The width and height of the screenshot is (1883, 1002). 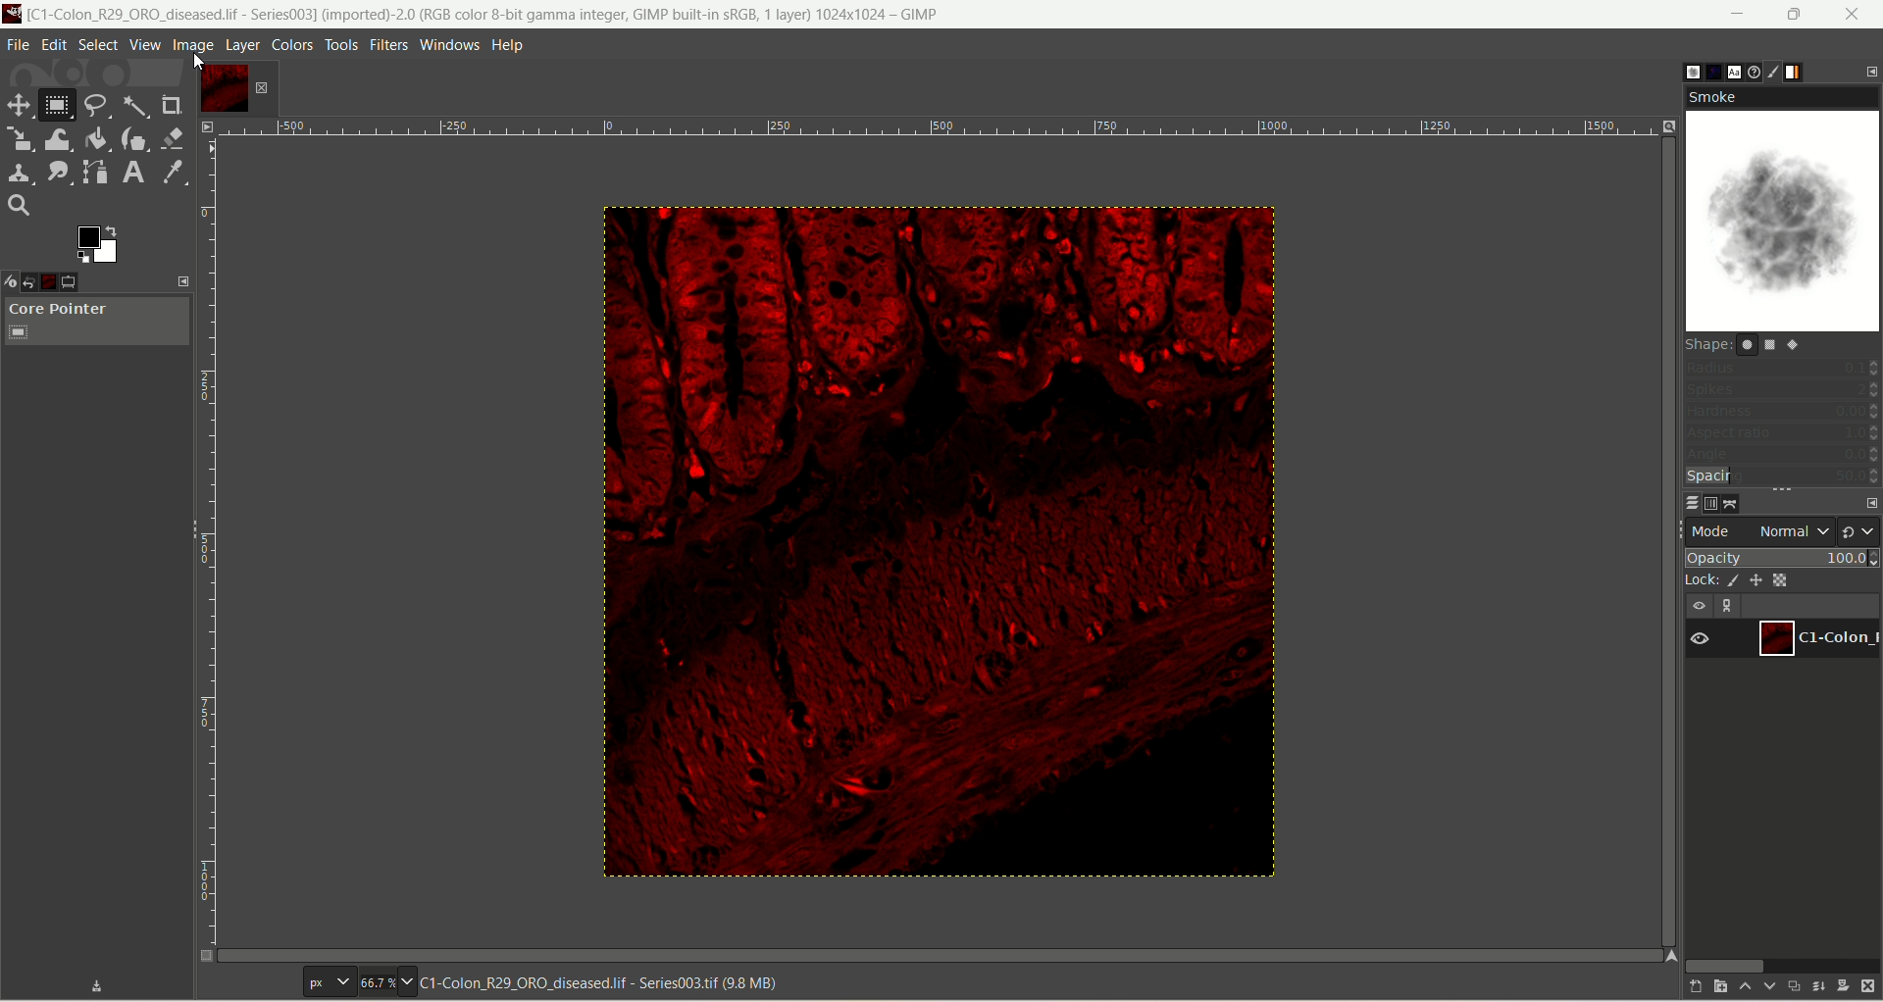 I want to click on spacing, so click(x=1782, y=476).